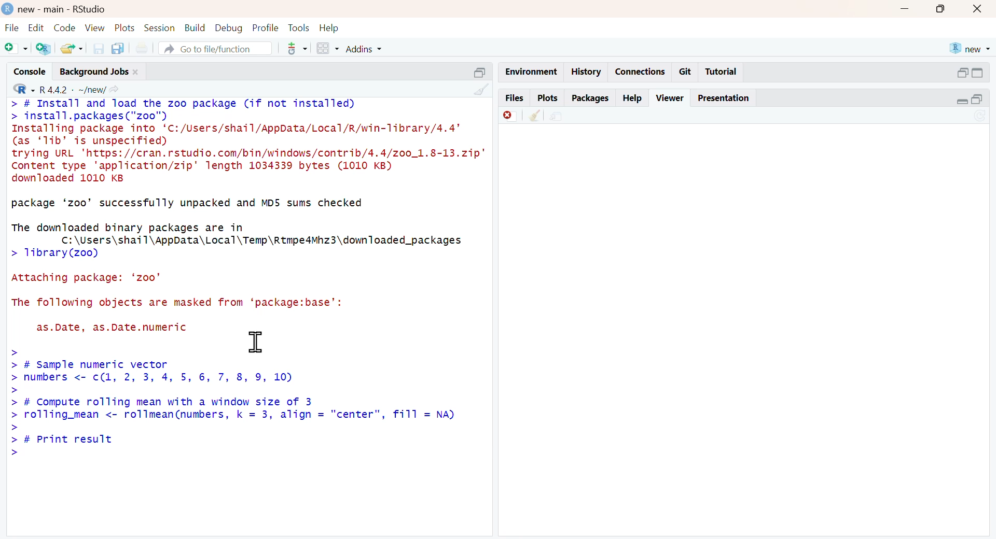  Describe the element at coordinates (126, 27) in the screenshot. I see `plots` at that location.